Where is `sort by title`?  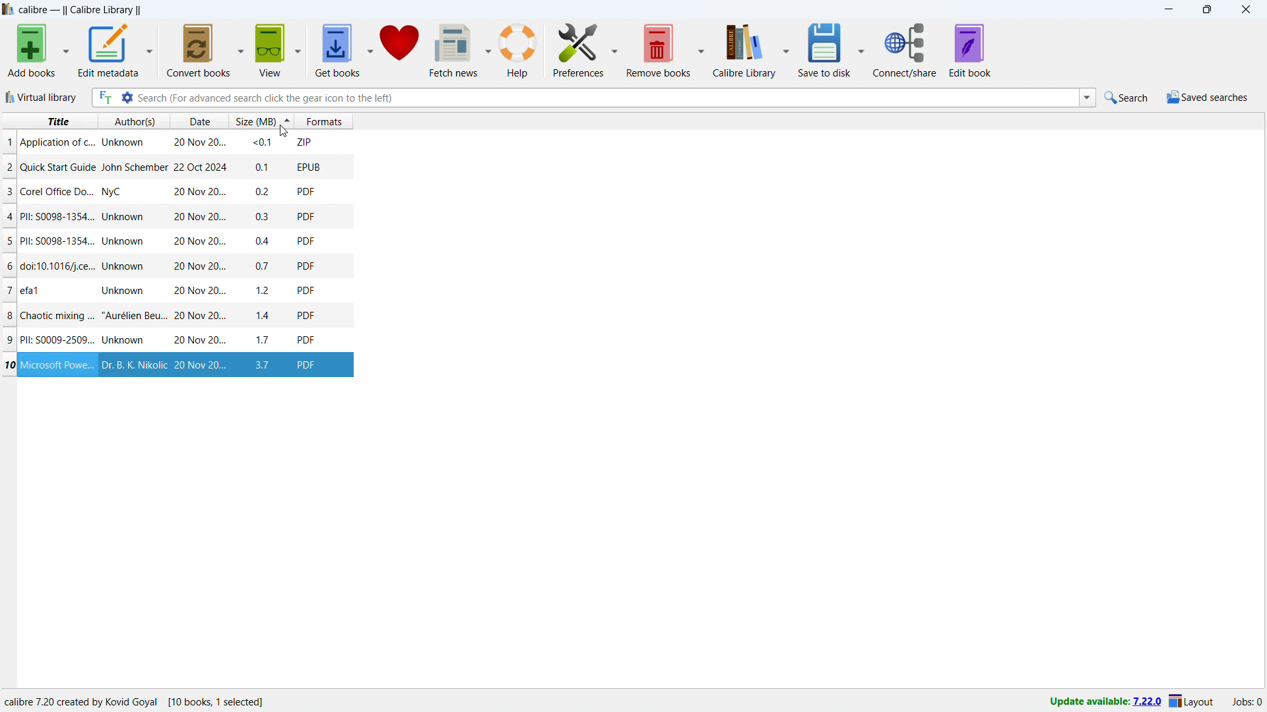
sort by title is located at coordinates (50, 121).